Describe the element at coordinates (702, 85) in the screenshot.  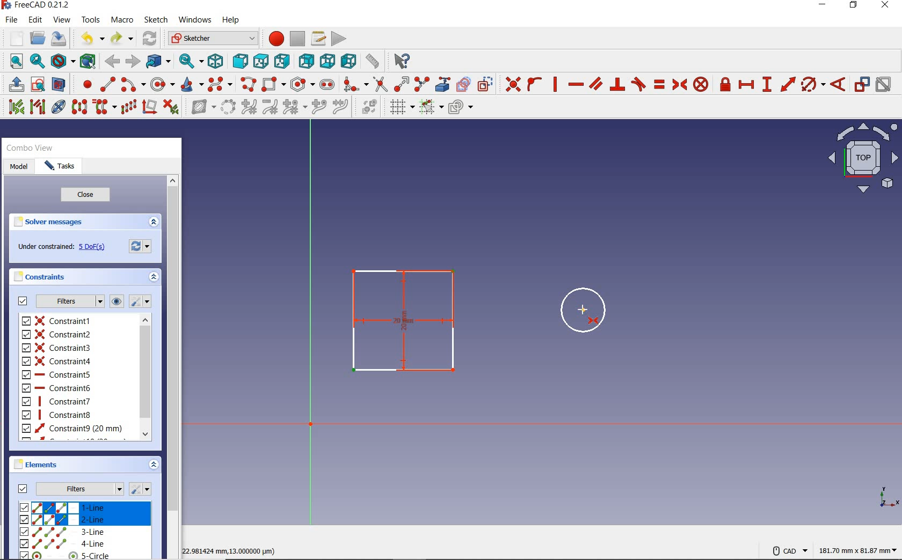
I see `constrain block` at that location.